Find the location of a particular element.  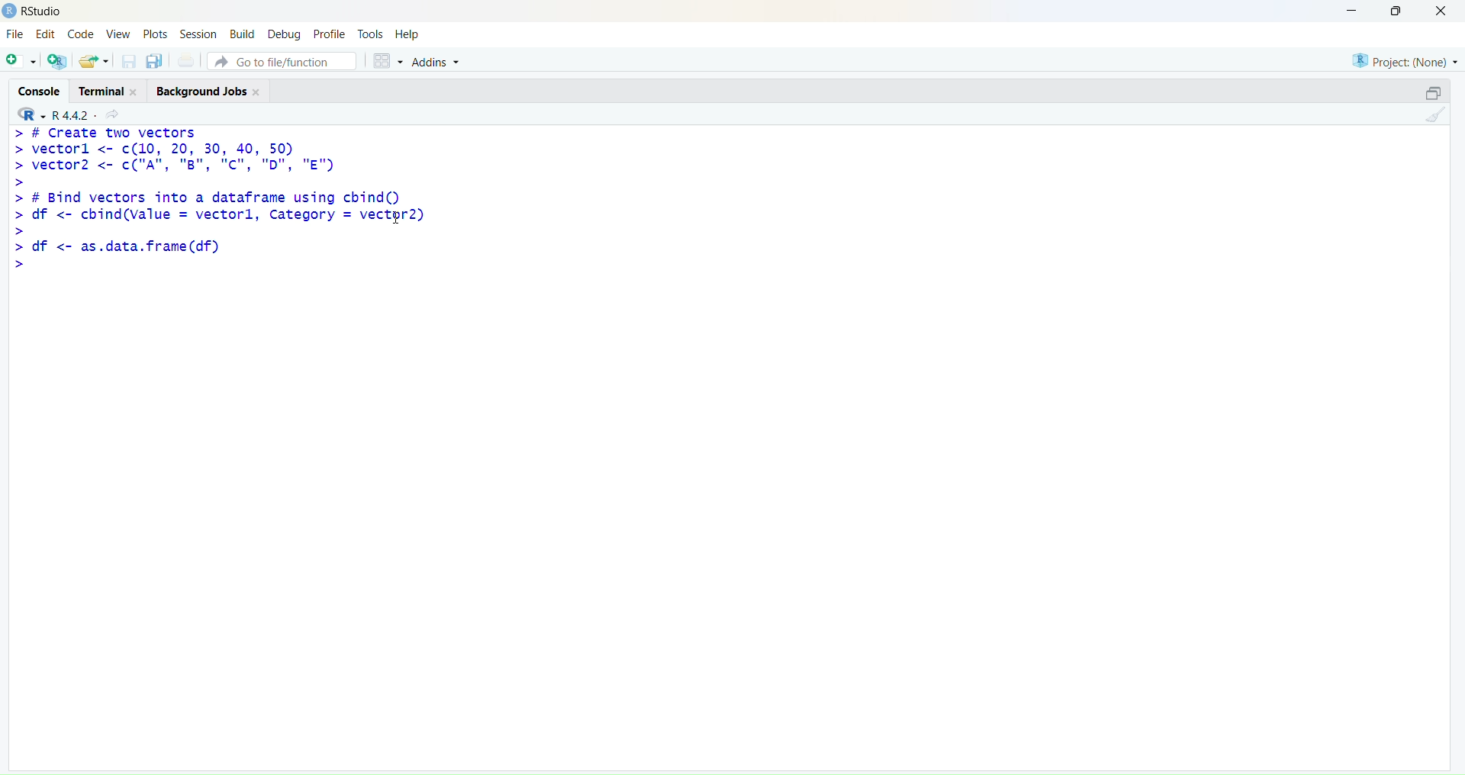

Terminal is located at coordinates (106, 91).